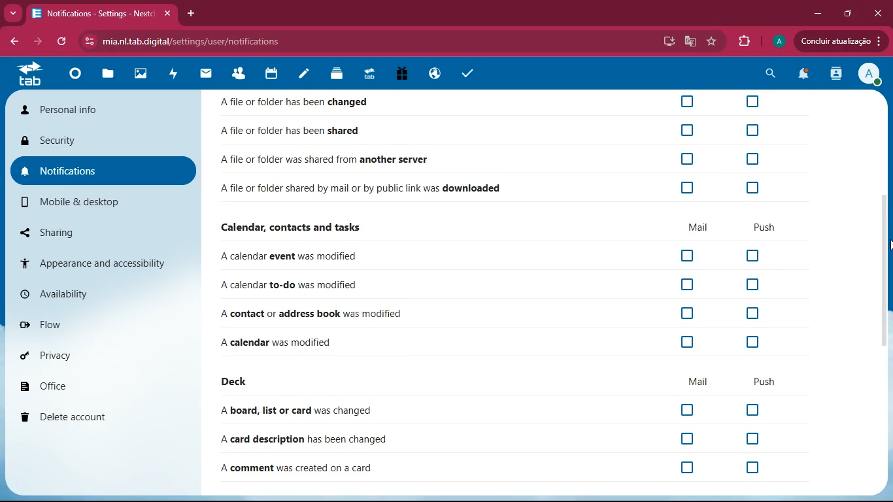 The image size is (893, 502). I want to click on files, so click(109, 75).